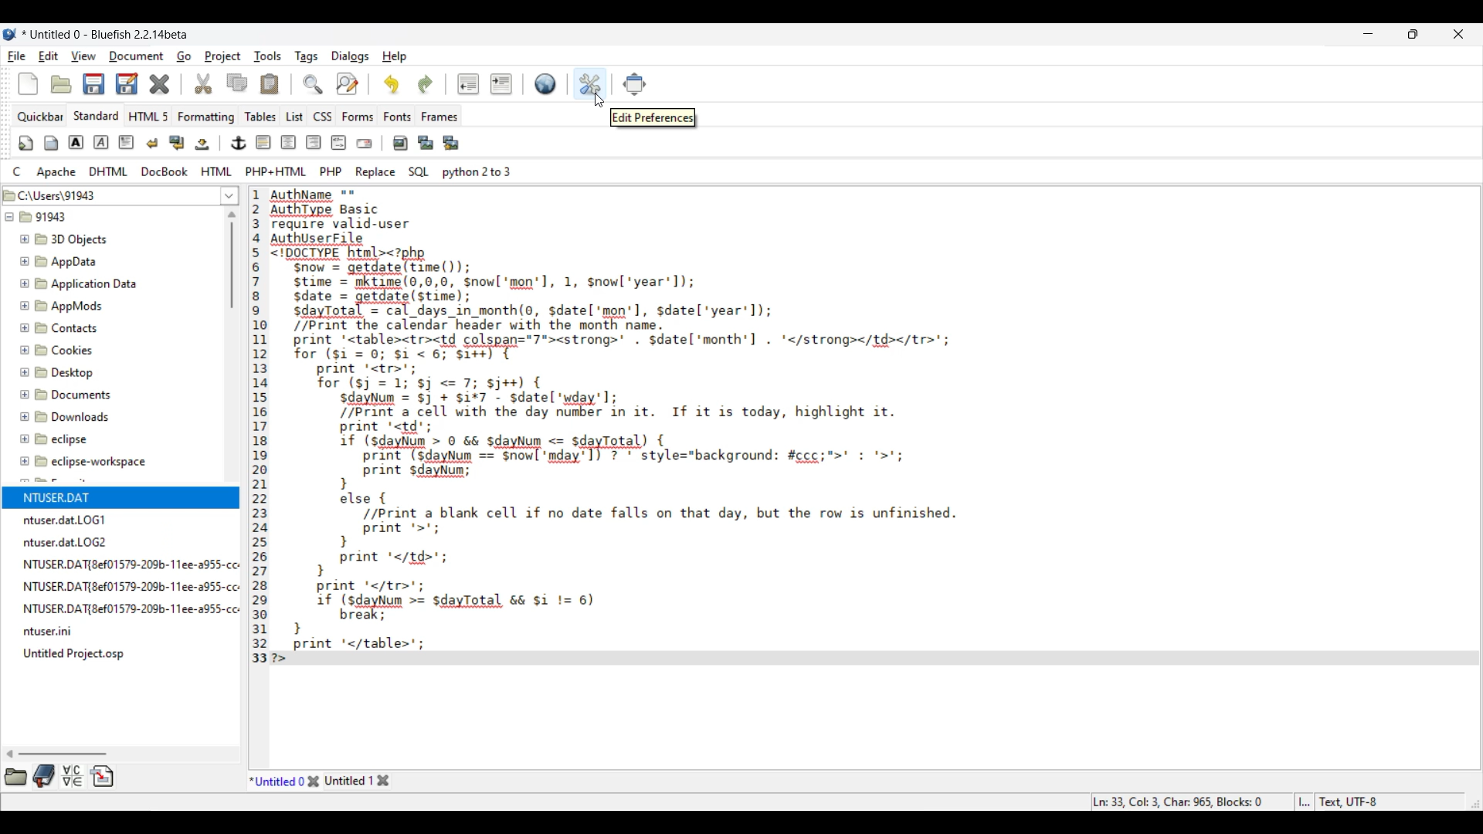 The height and width of the screenshot is (834, 1483). Describe the element at coordinates (485, 84) in the screenshot. I see `Indentation` at that location.